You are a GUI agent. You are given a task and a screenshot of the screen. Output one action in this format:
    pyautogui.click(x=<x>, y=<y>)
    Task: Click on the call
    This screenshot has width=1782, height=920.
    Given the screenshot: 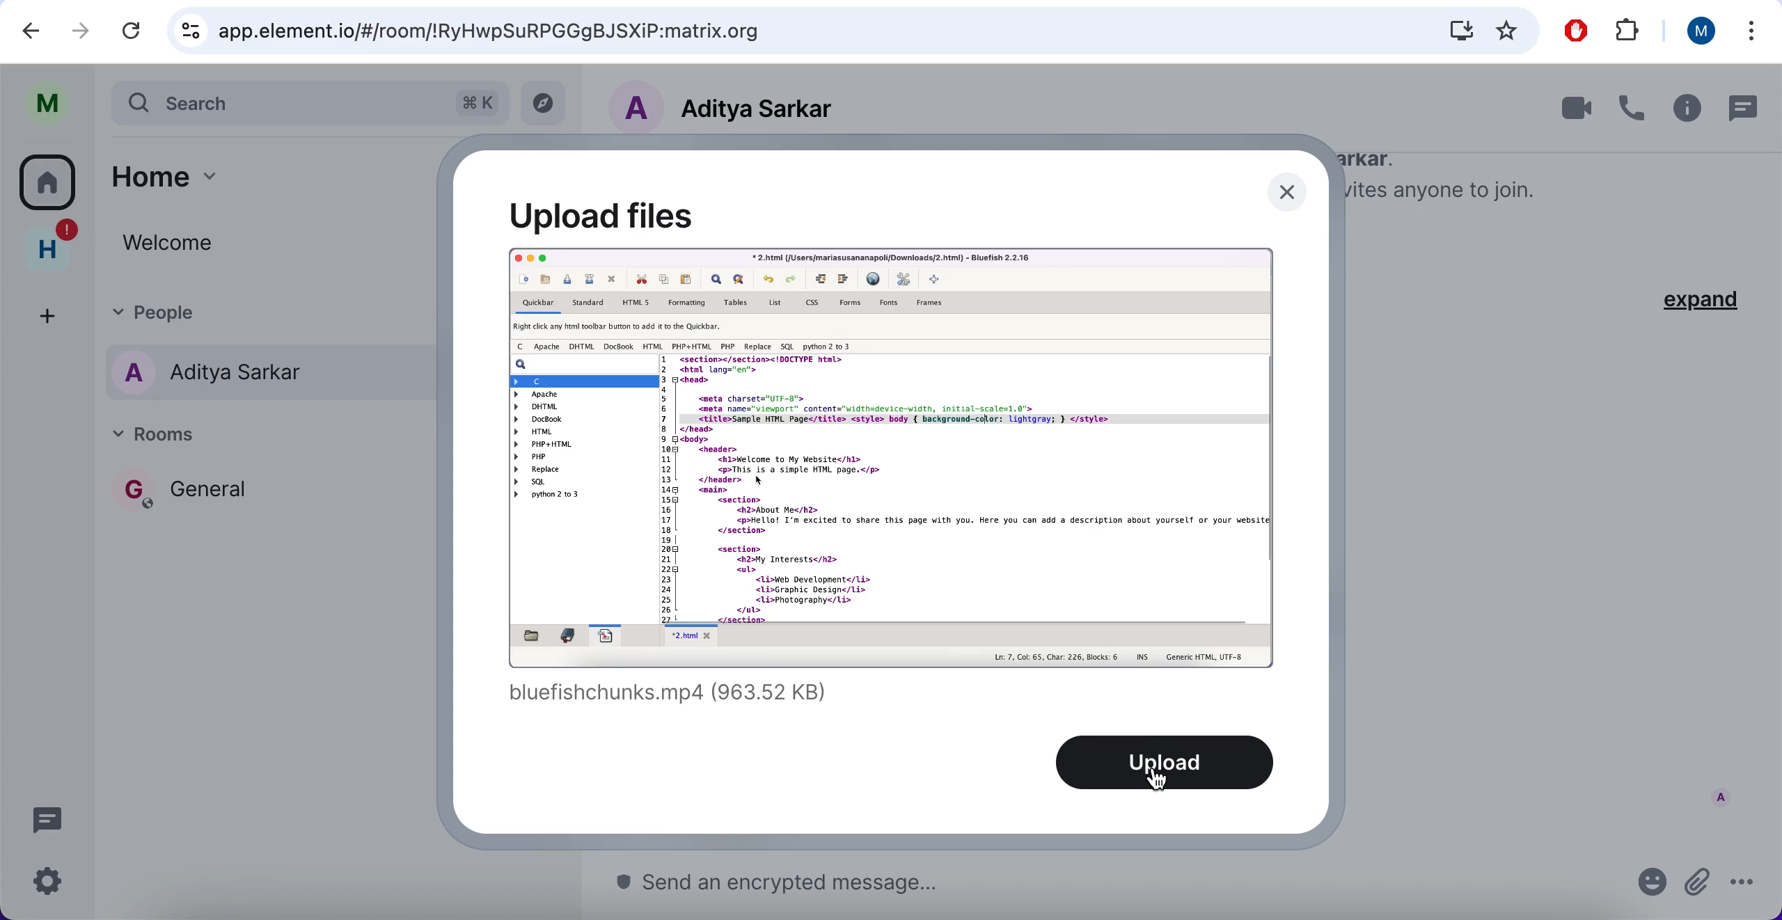 What is the action you would take?
    pyautogui.click(x=1630, y=108)
    